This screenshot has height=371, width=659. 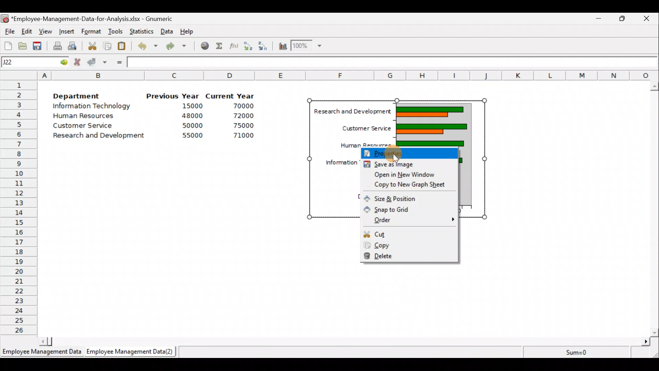 I want to click on Snap to grid, so click(x=390, y=209).